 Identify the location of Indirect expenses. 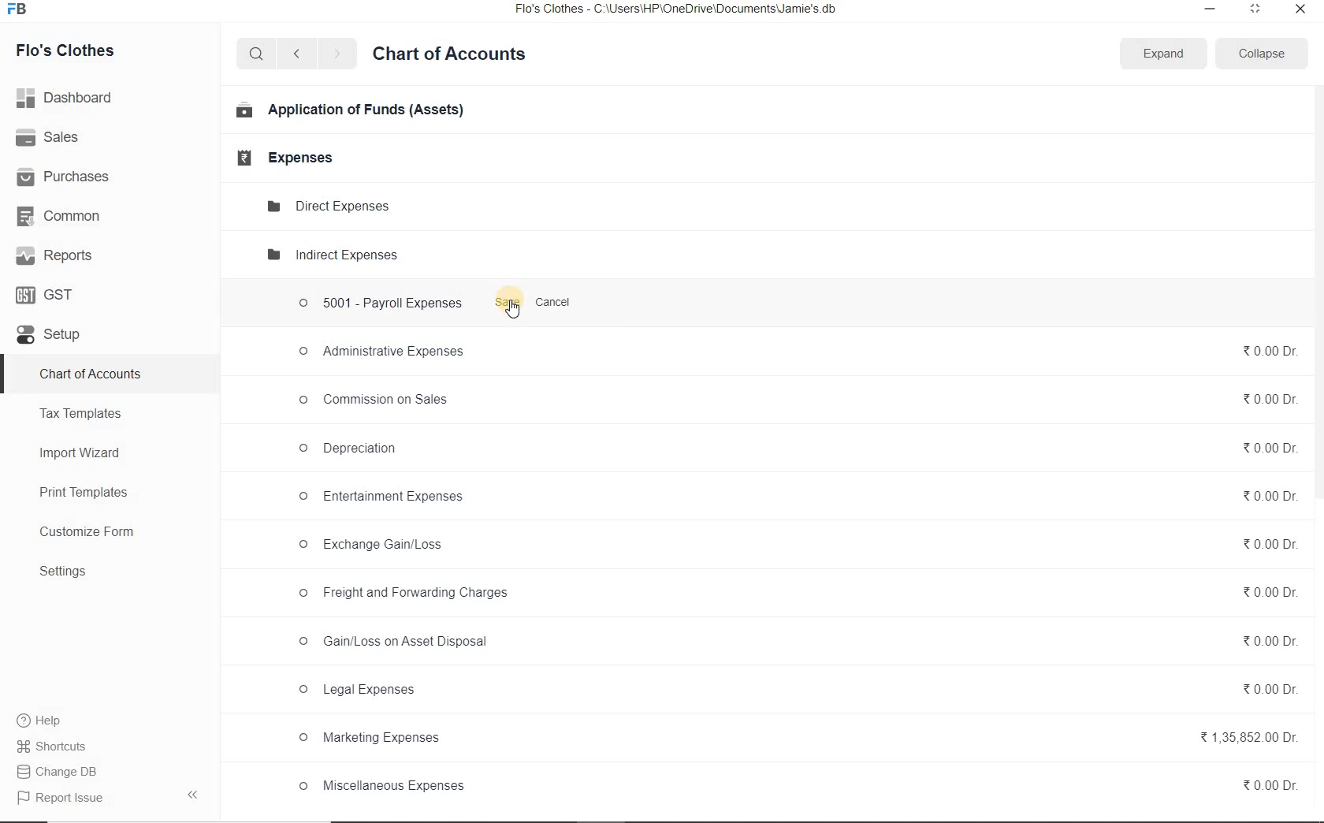
(330, 256).